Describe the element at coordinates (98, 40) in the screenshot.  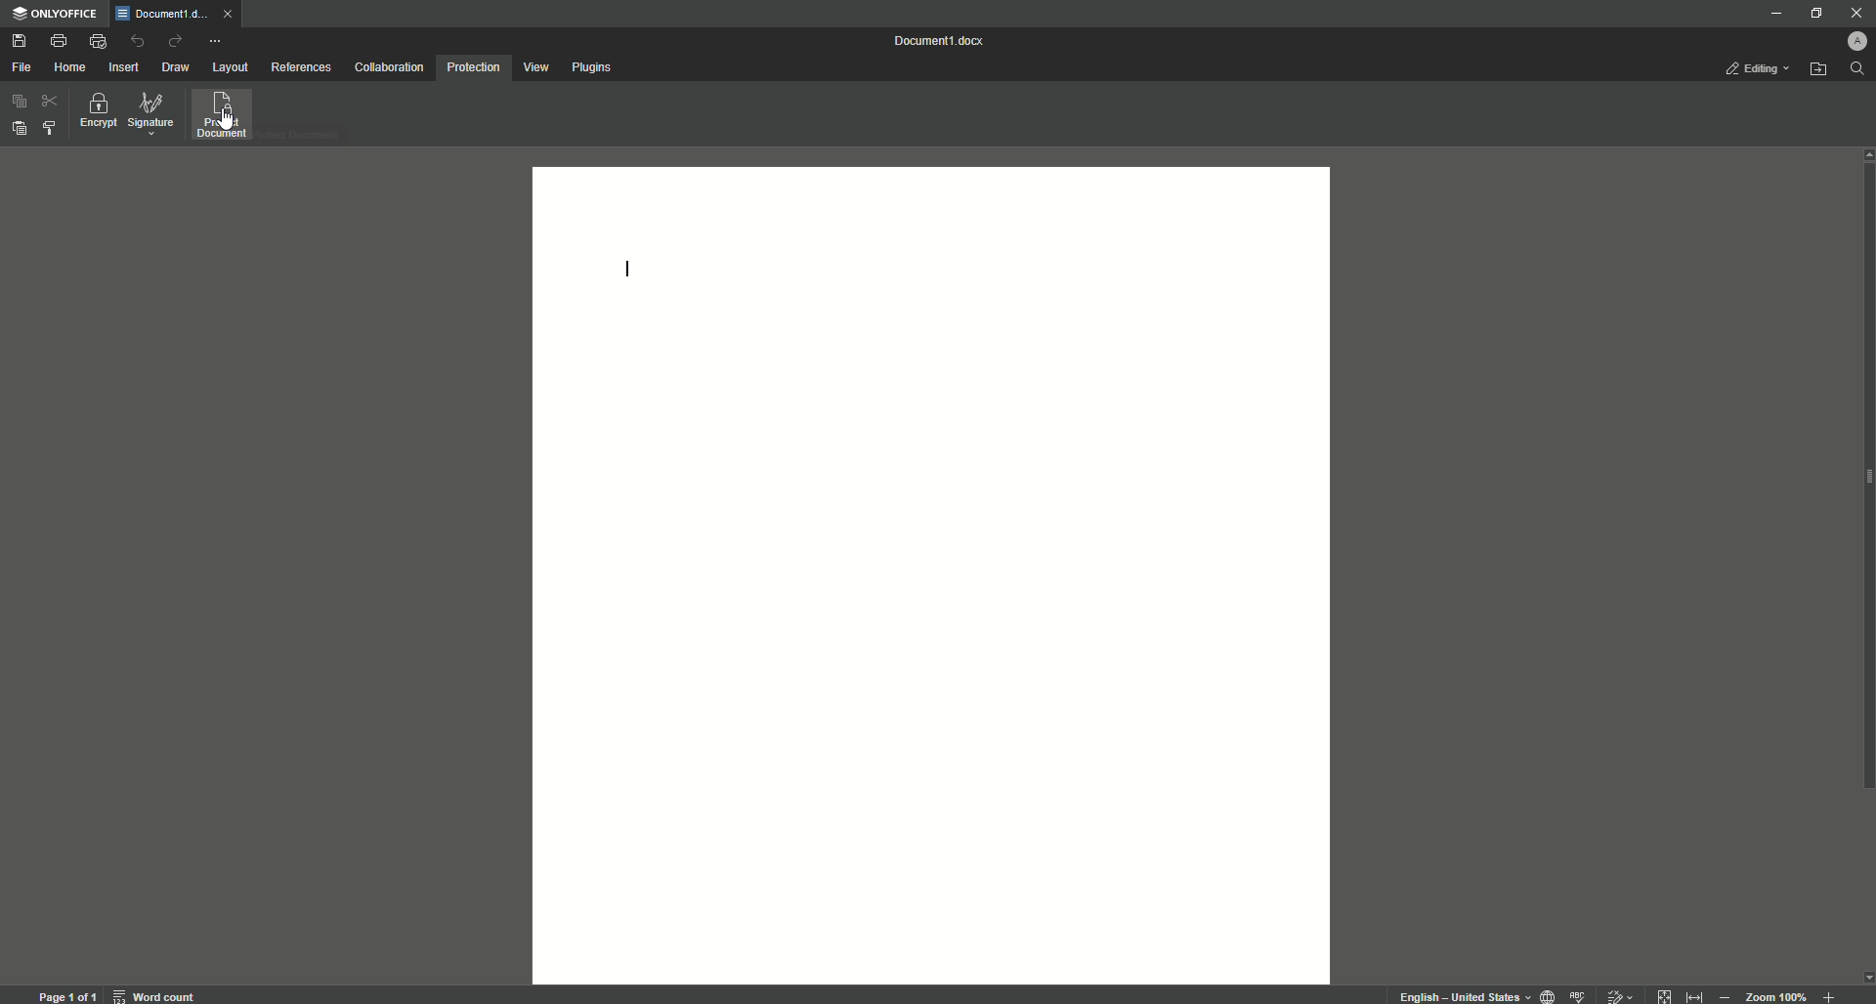
I see `Quick Print` at that location.